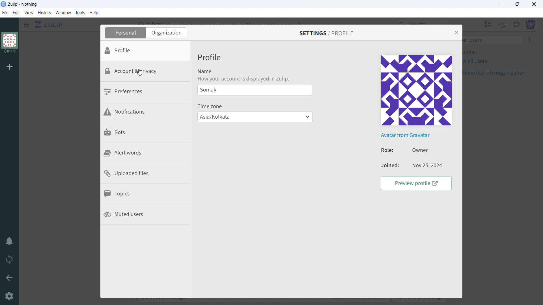 This screenshot has width=543, height=305. Describe the element at coordinates (417, 184) in the screenshot. I see `preview profile` at that location.